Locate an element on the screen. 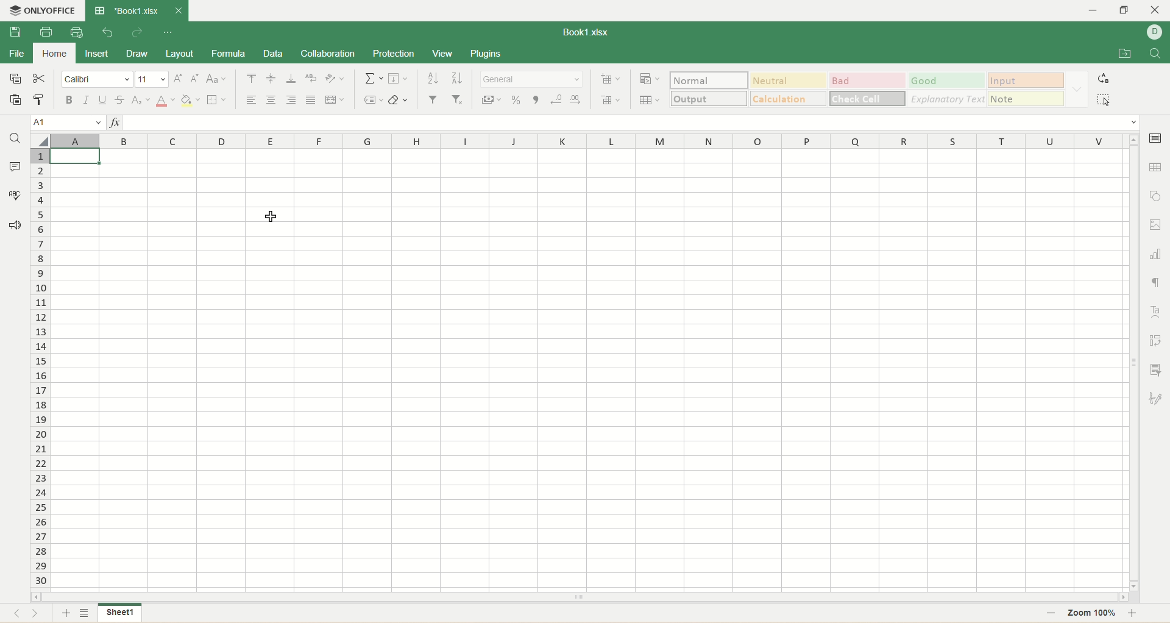 This screenshot has height=623, width=1170. comma style is located at coordinates (533, 100).